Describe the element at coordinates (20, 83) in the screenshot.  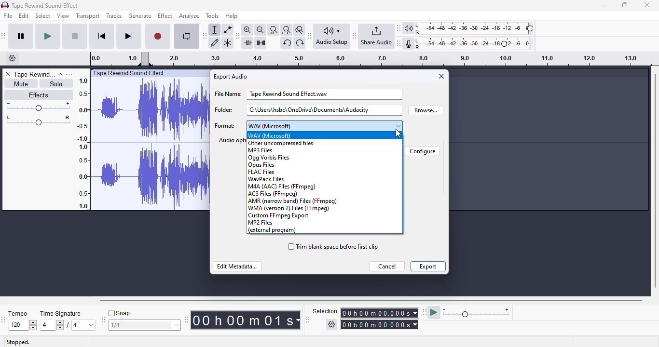
I see `mute` at that location.